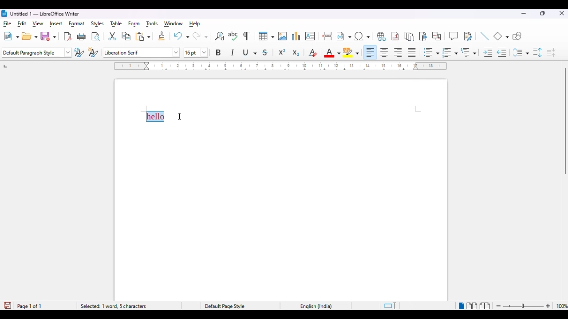 The height and width of the screenshot is (319, 568). What do you see at coordinates (266, 36) in the screenshot?
I see `insert table` at bounding box center [266, 36].